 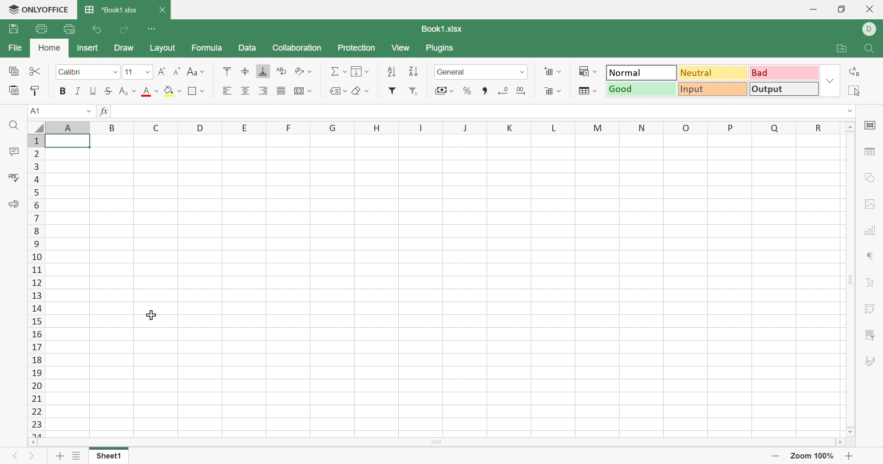 I want to click on Restore Down, so click(x=843, y=8).